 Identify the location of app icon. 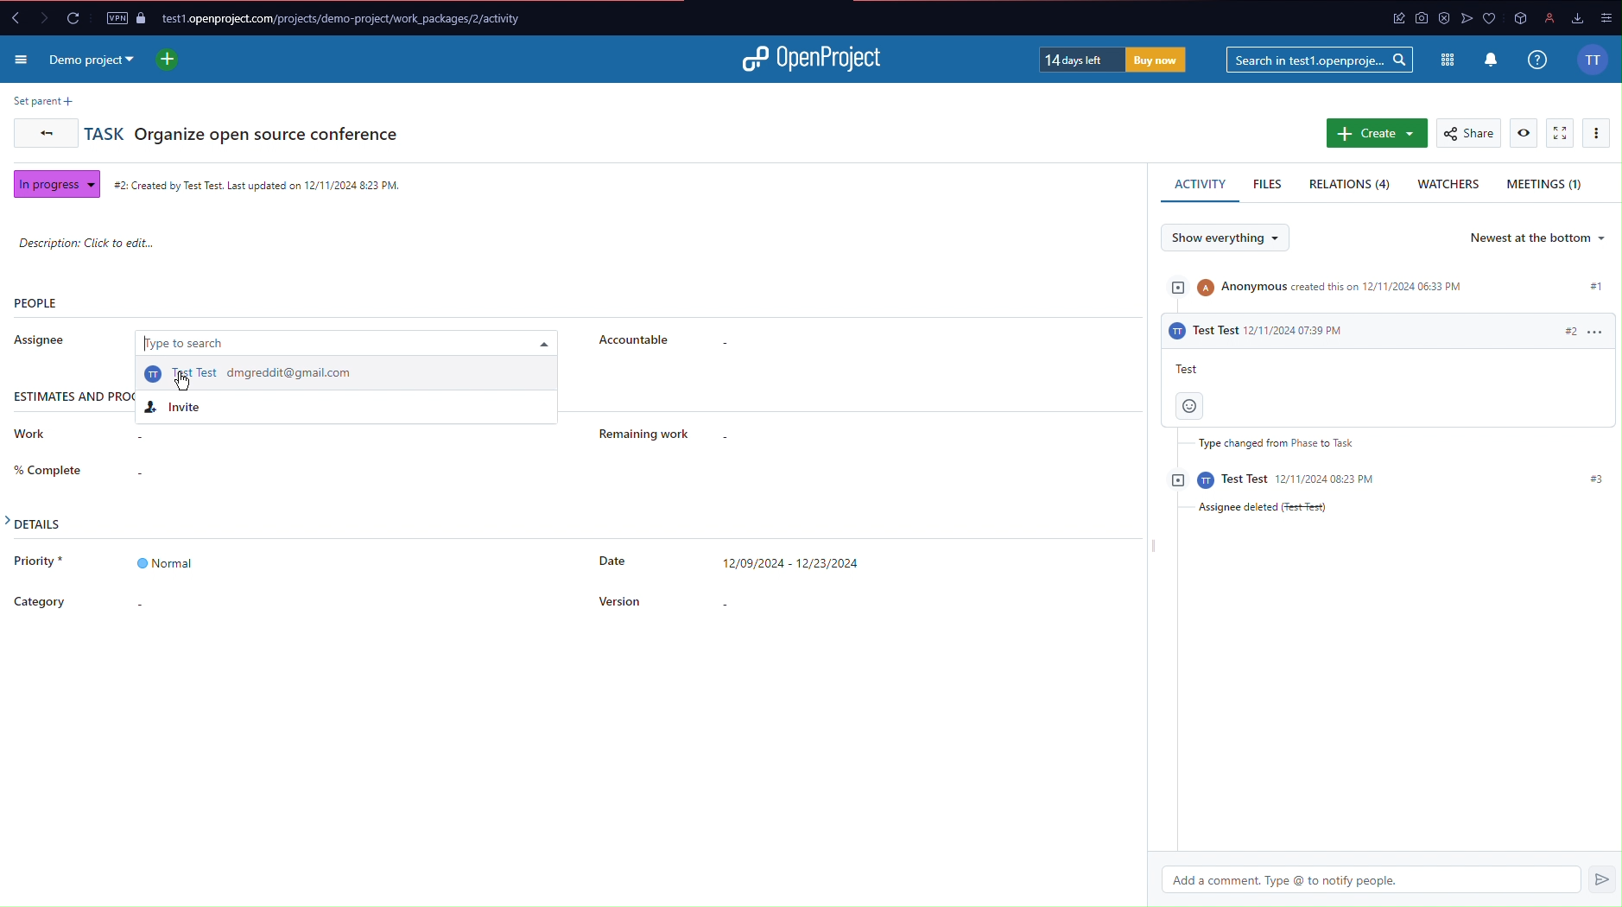
(1414, 17).